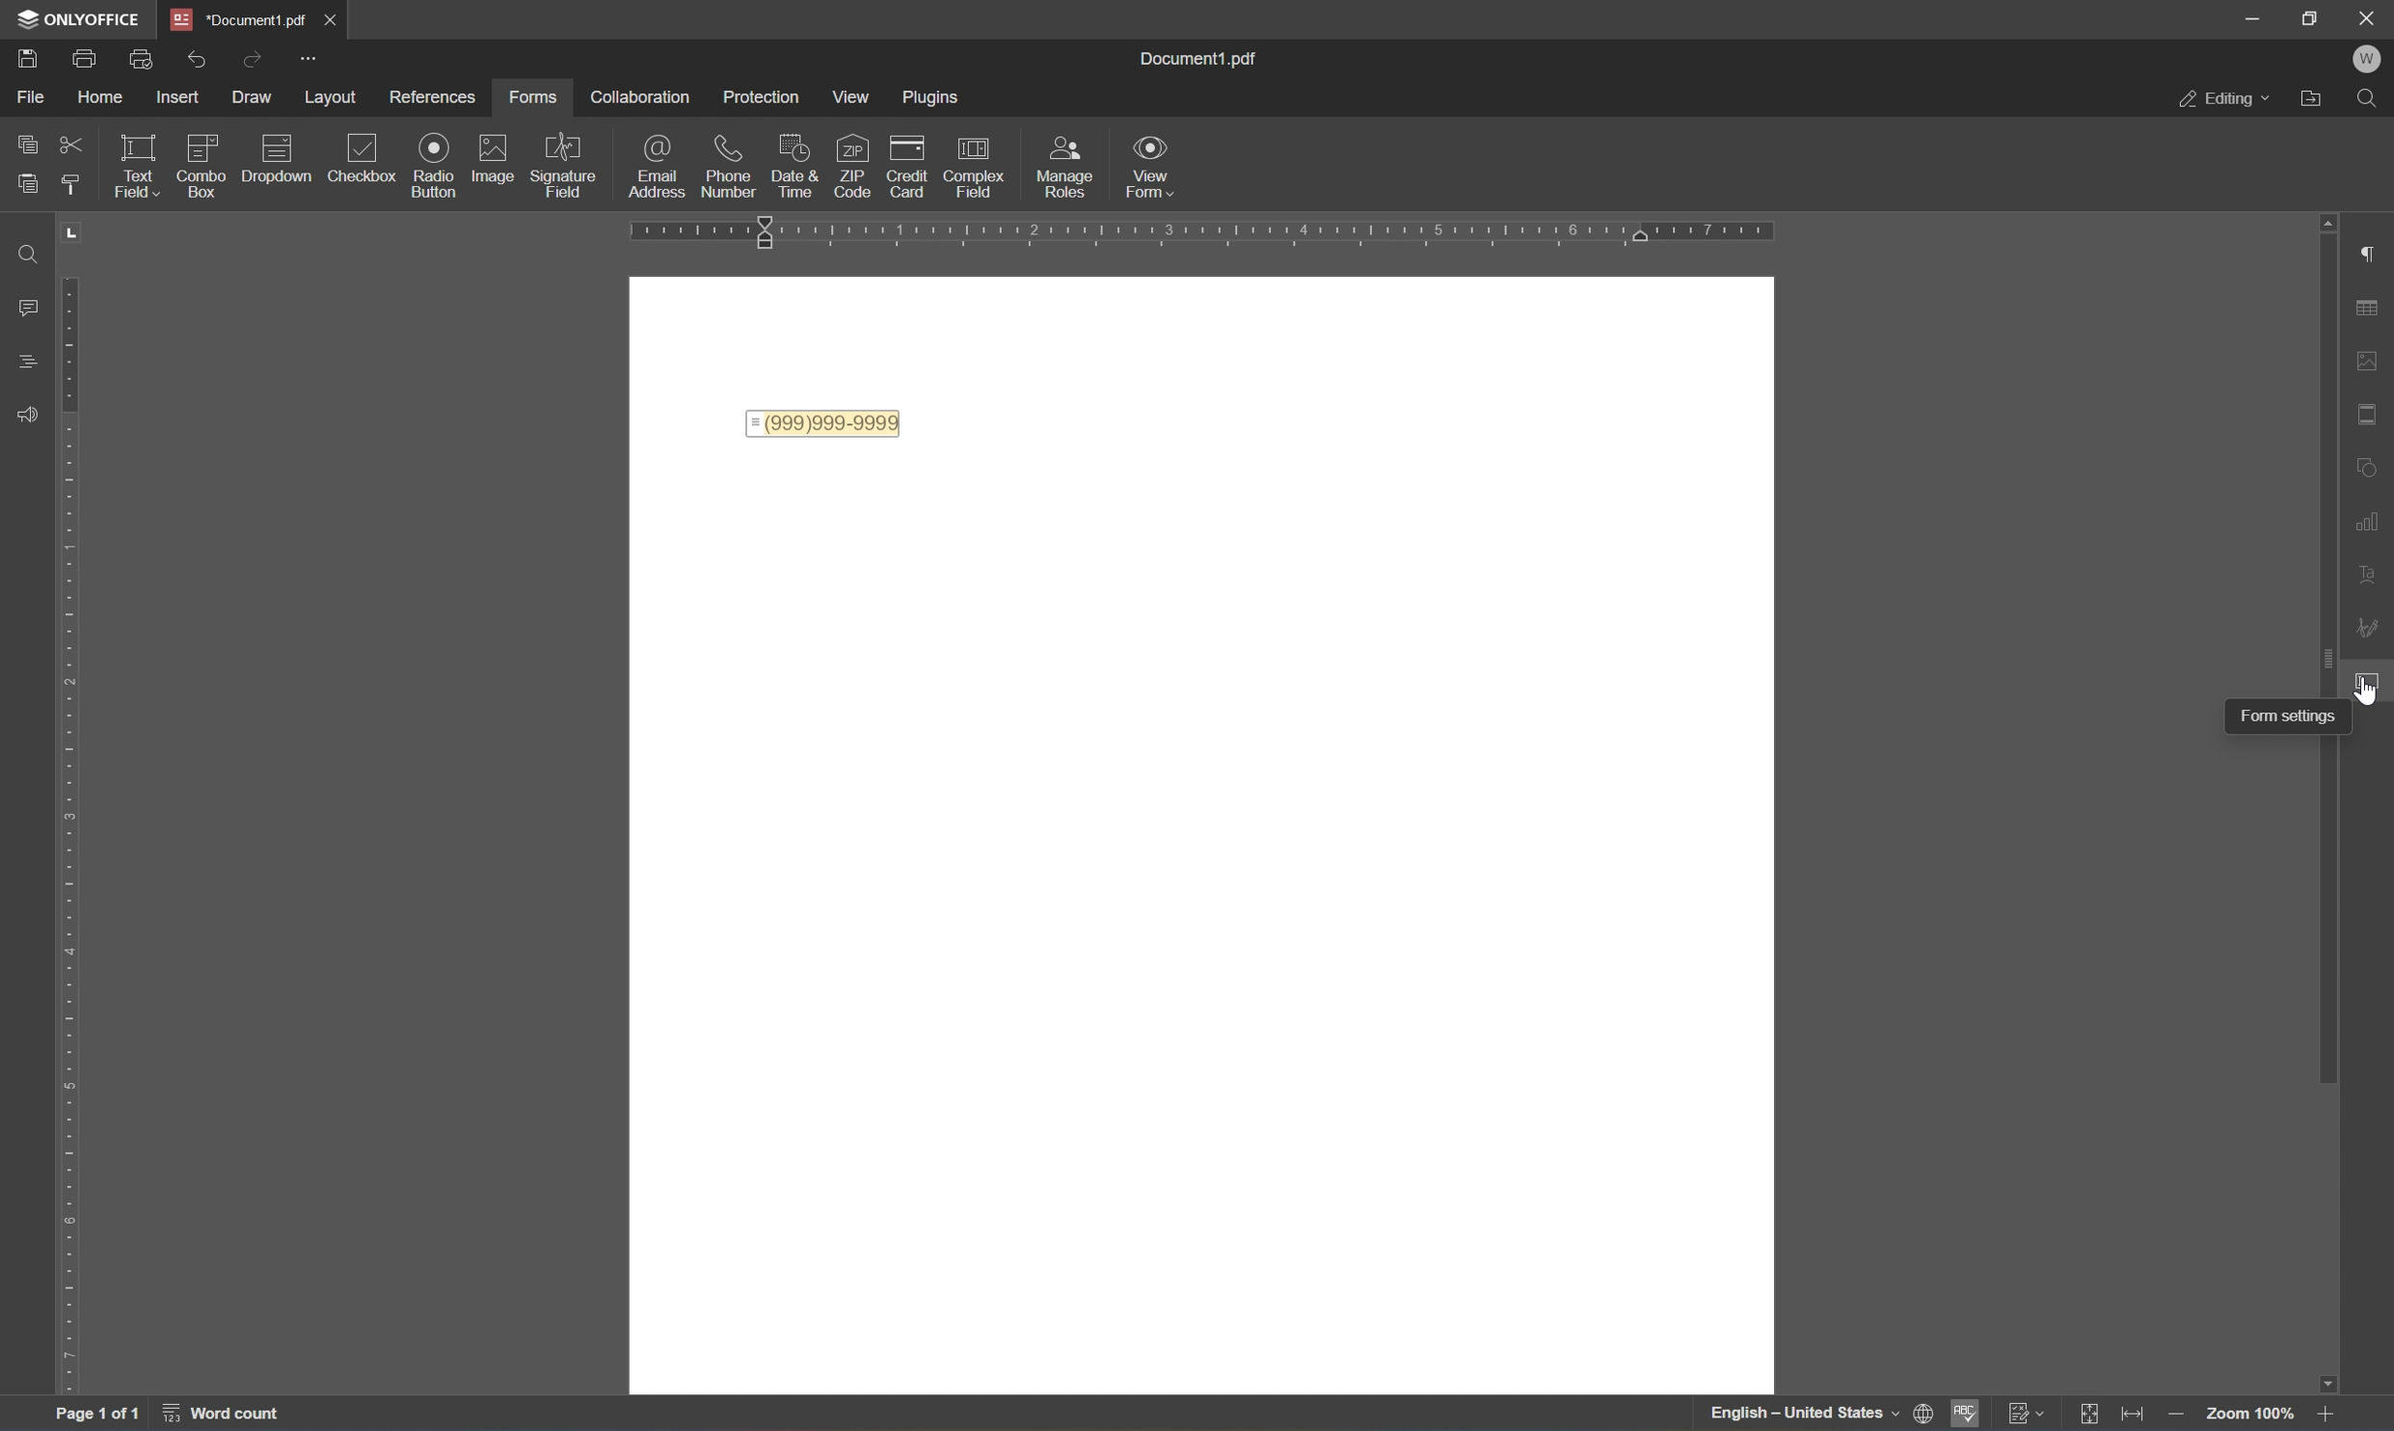  Describe the element at coordinates (1966, 1415) in the screenshot. I see `spell checking` at that location.